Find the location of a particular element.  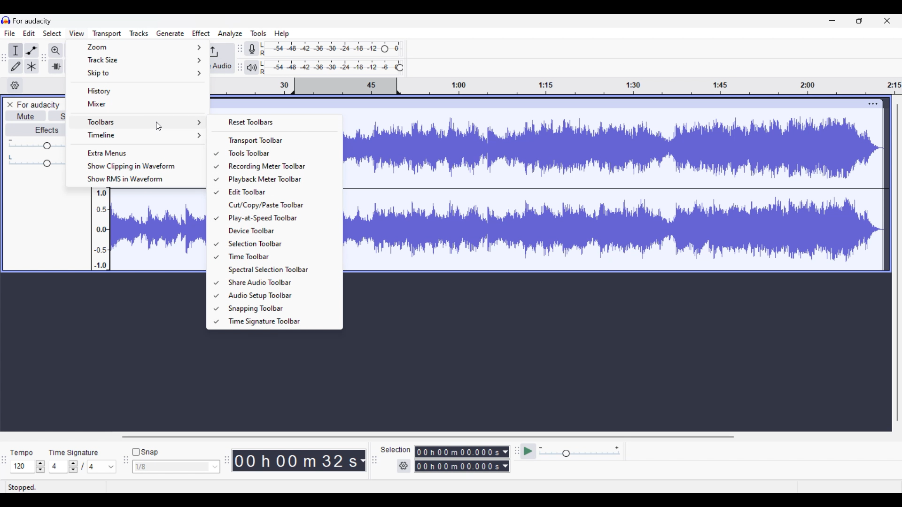

Max. time signature options is located at coordinates (102, 467).